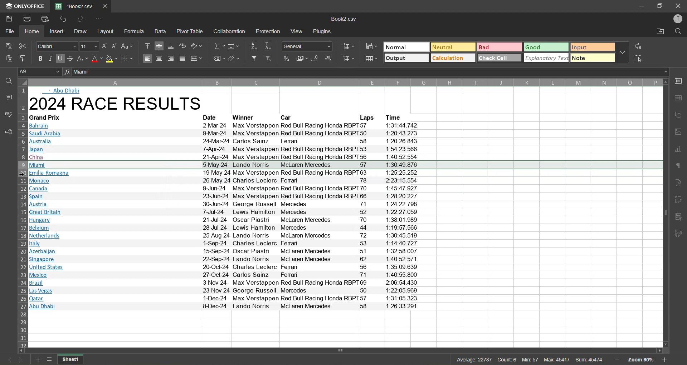 The height and width of the screenshot is (365, 687). What do you see at coordinates (225, 157) in the screenshot?
I see `China 21-Apr-24 Max Verstappen Red Bull Racing Honda RBPT56 1:40:52 554` at bounding box center [225, 157].